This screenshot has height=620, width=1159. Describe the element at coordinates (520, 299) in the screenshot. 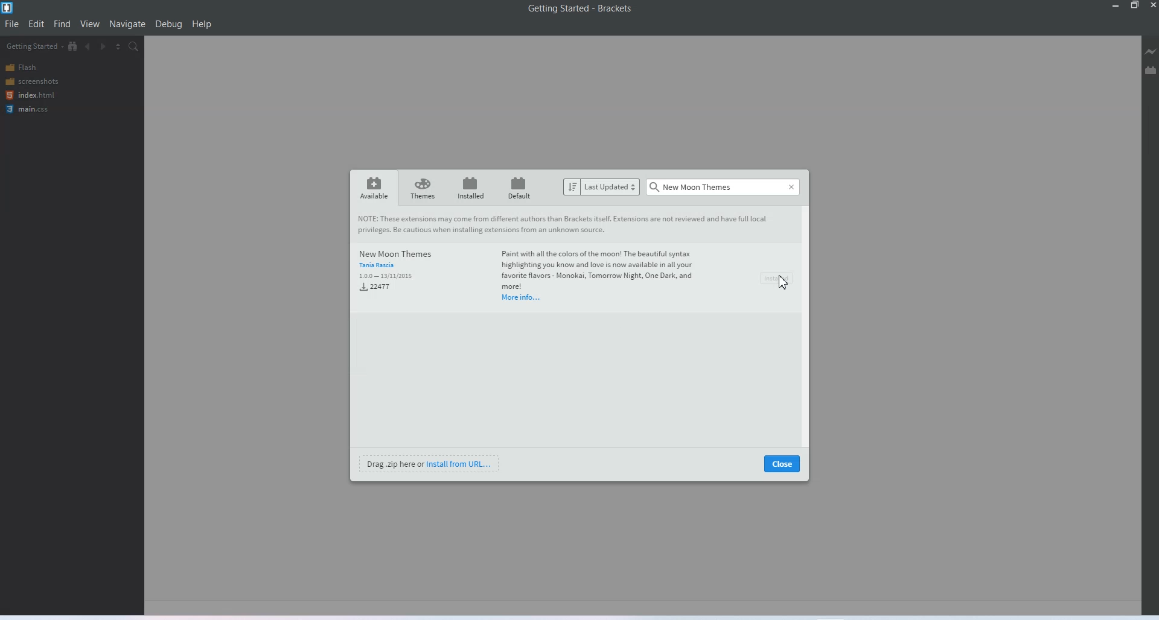

I see `More info...` at that location.